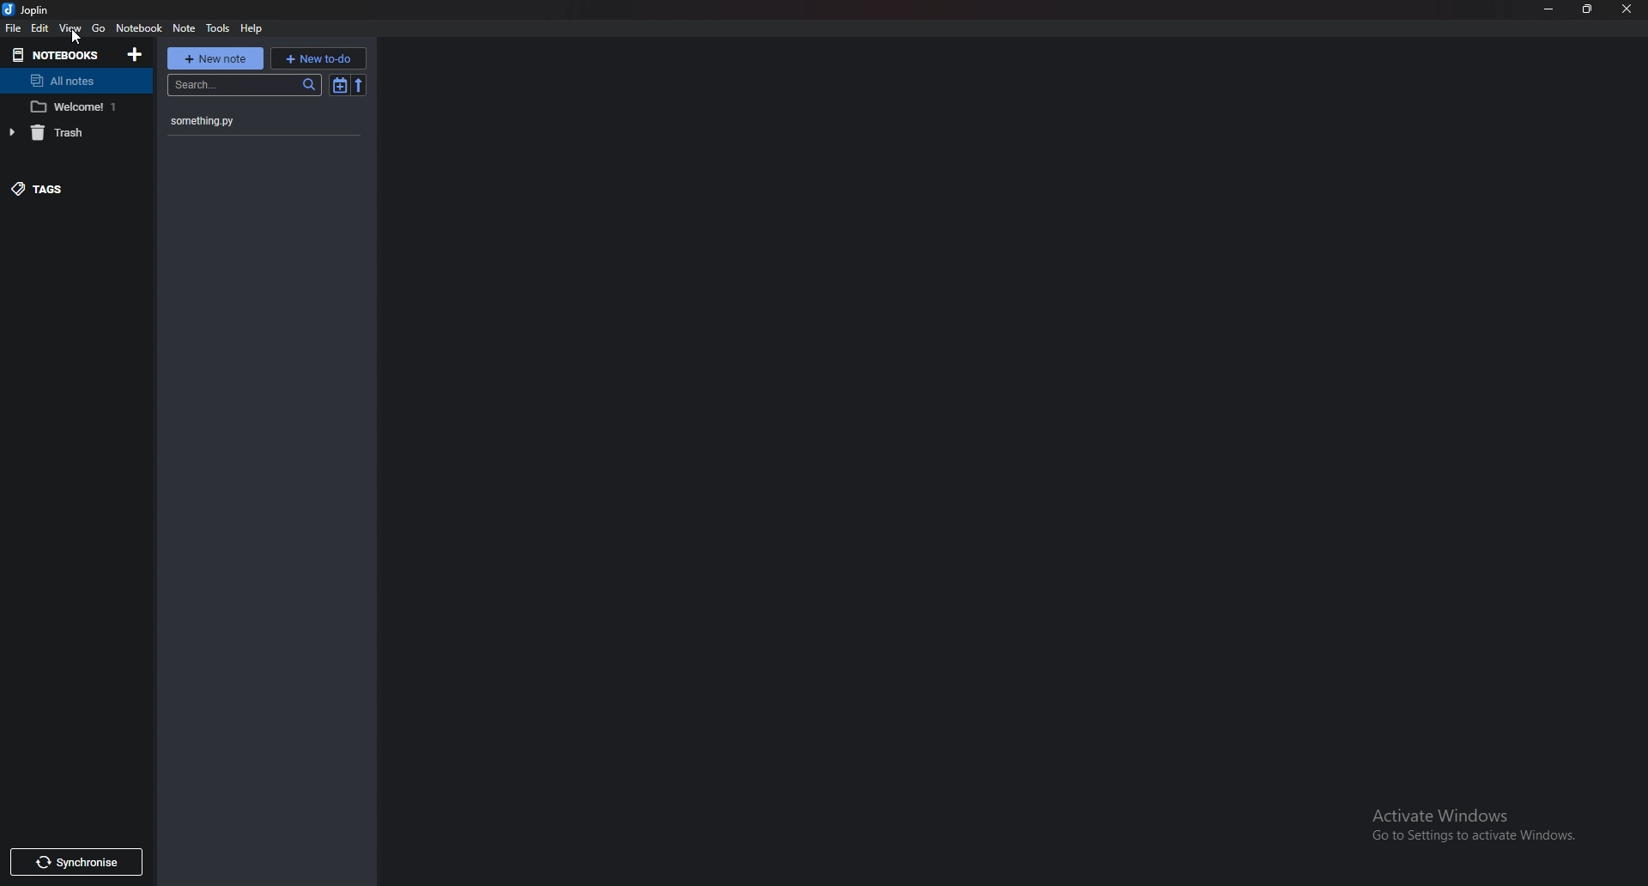 This screenshot has height=886, width=1648. I want to click on search, so click(245, 85).